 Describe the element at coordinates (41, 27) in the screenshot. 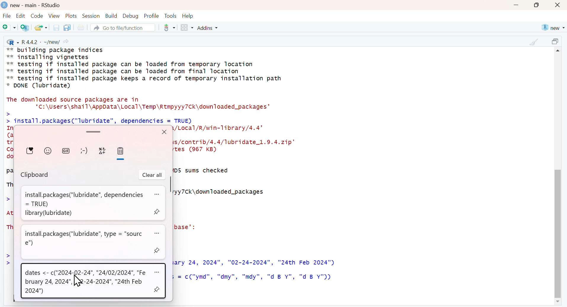

I see `open an existing file` at that location.